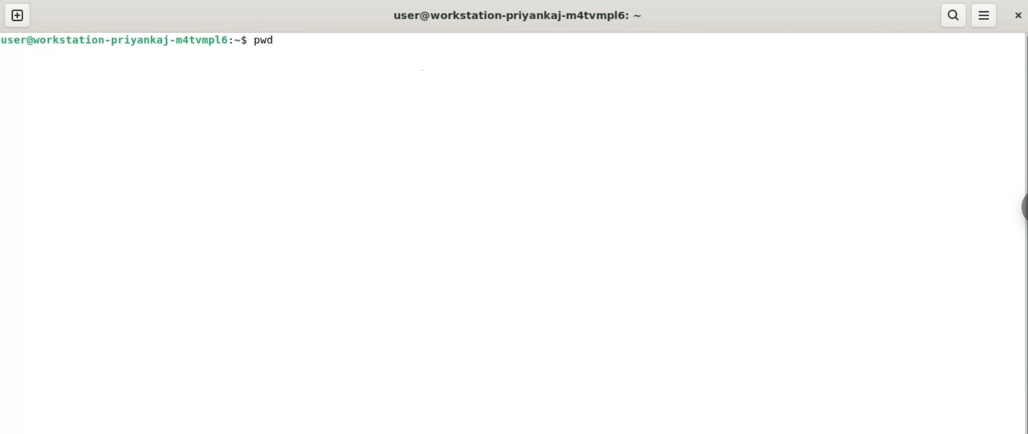 The height and width of the screenshot is (434, 1028). What do you see at coordinates (1019, 208) in the screenshot?
I see `sidebar` at bounding box center [1019, 208].